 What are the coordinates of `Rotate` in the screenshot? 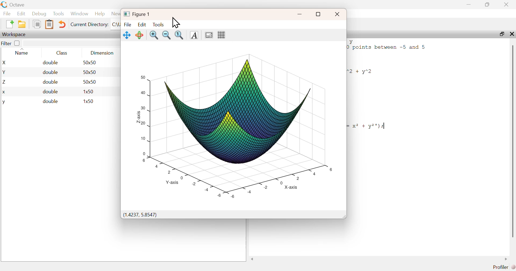 It's located at (139, 35).